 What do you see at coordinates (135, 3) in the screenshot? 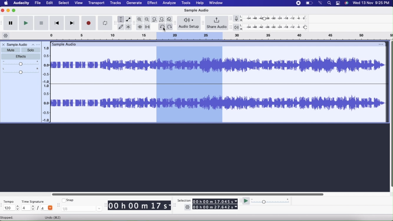
I see `Generate` at bounding box center [135, 3].